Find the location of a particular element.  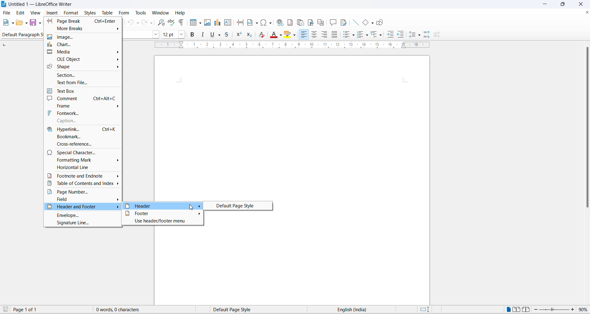

text align center is located at coordinates (316, 35).